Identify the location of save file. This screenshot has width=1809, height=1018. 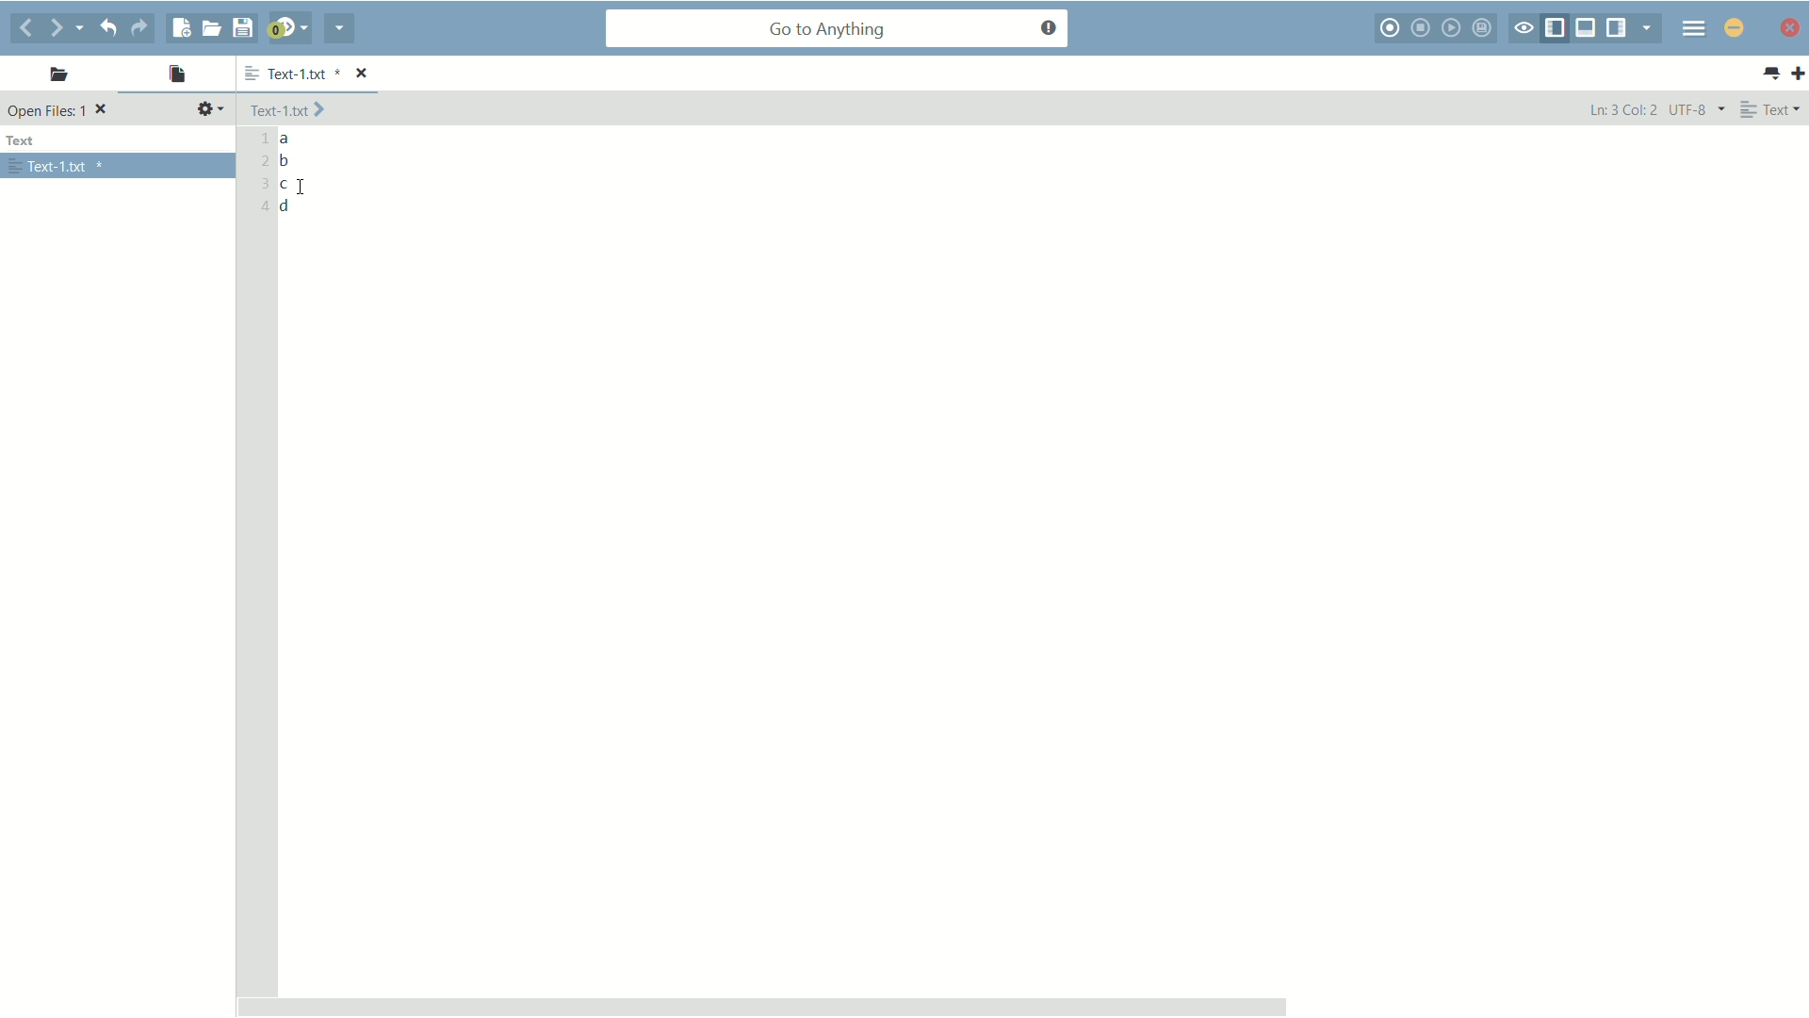
(246, 27).